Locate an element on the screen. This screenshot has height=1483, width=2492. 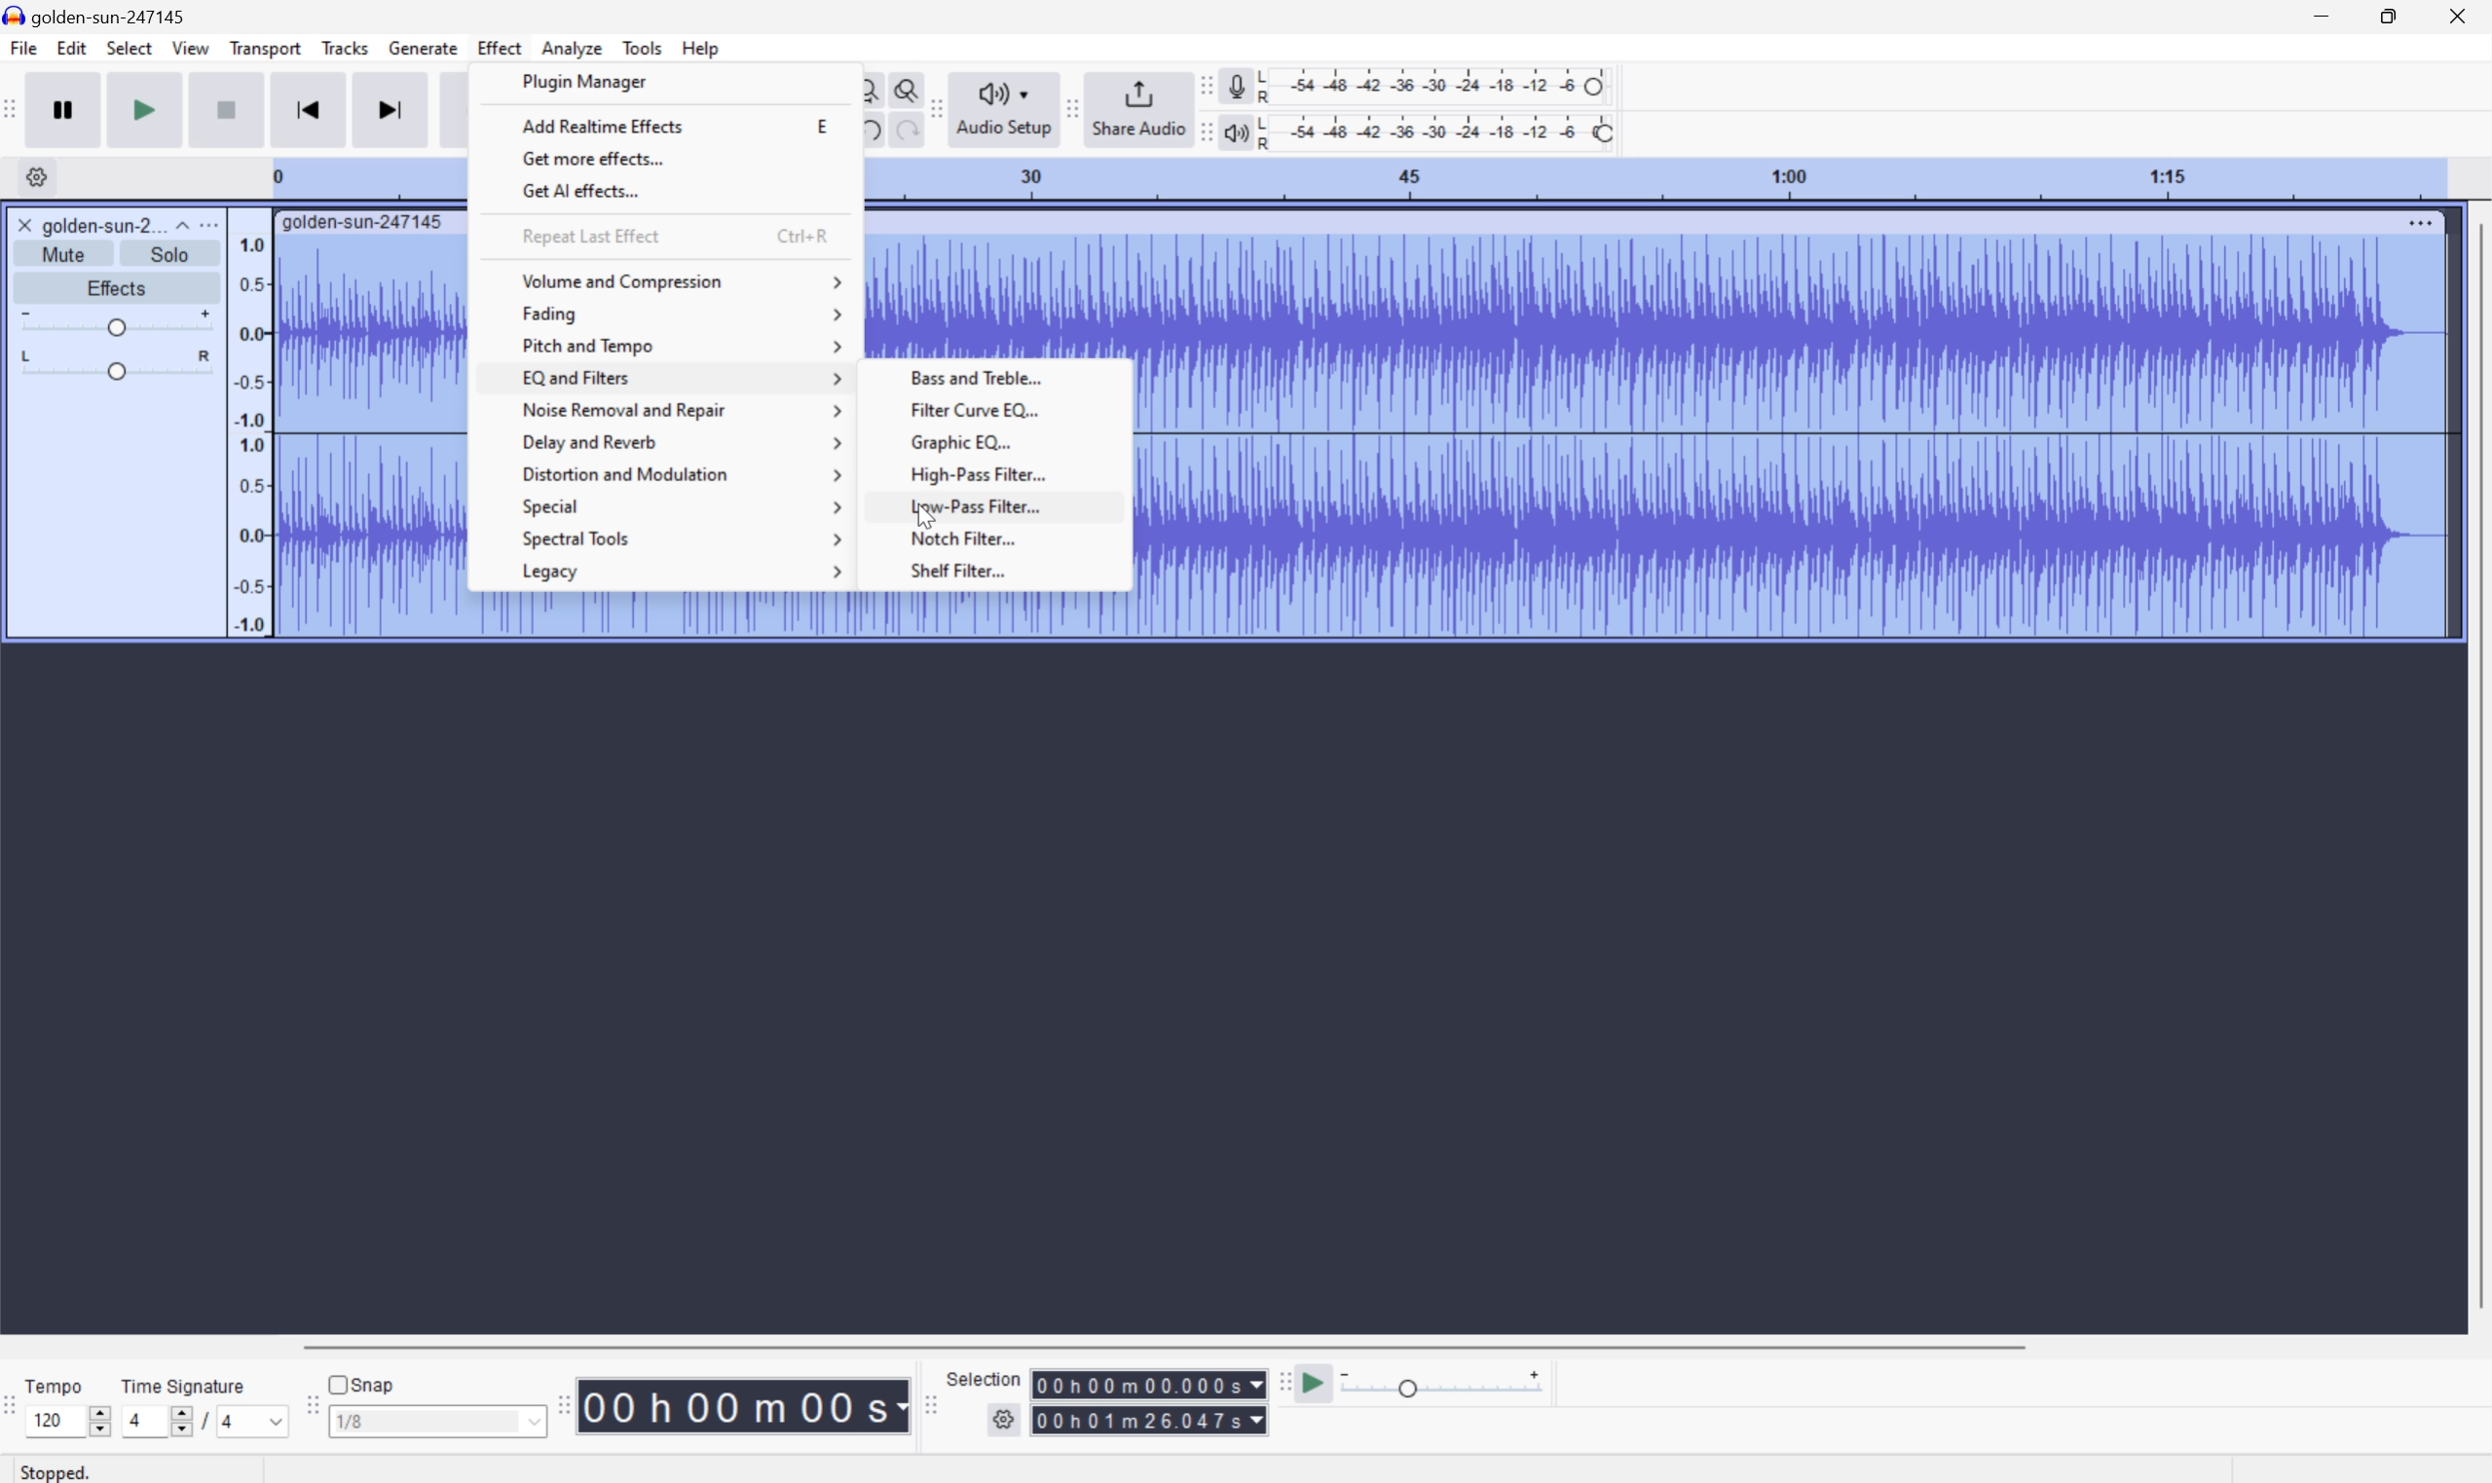
Play back speed is located at coordinates (1448, 1383).